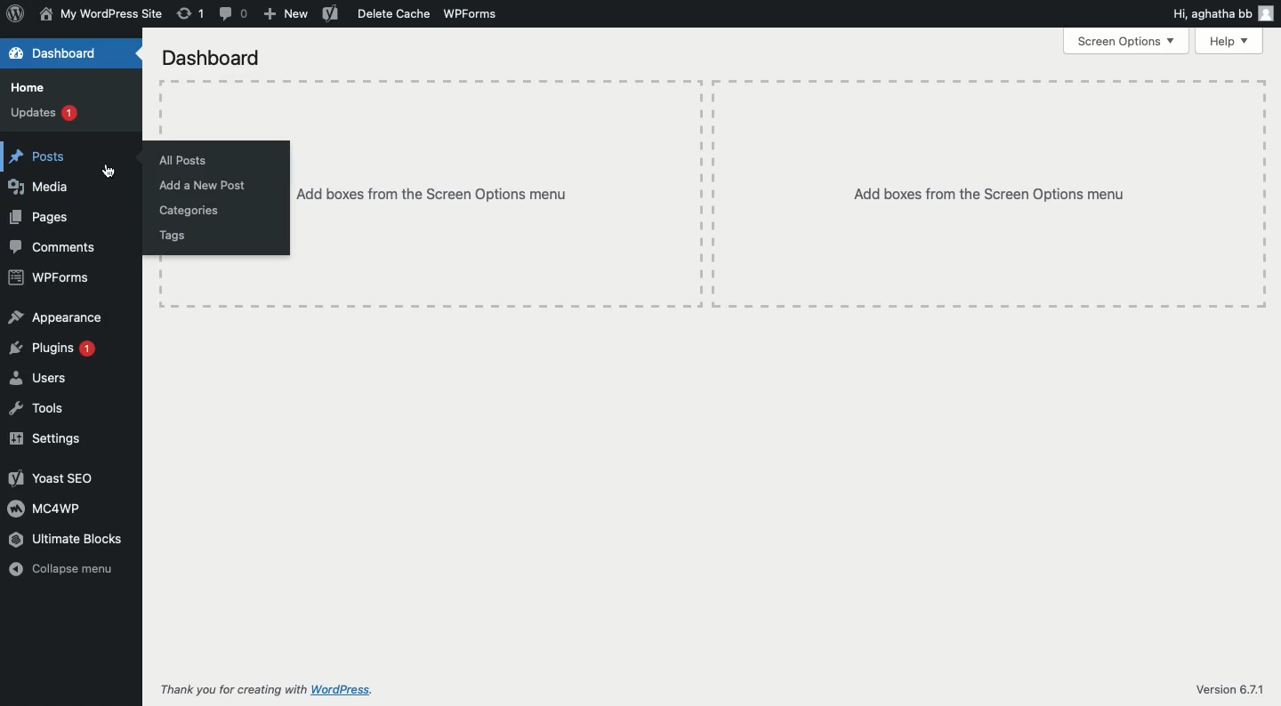 The image size is (1281, 706). What do you see at coordinates (191, 15) in the screenshot?
I see `Revision` at bounding box center [191, 15].